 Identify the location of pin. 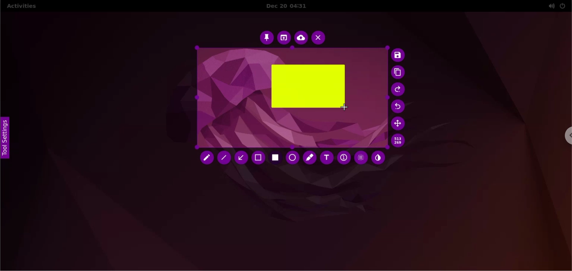
(267, 37).